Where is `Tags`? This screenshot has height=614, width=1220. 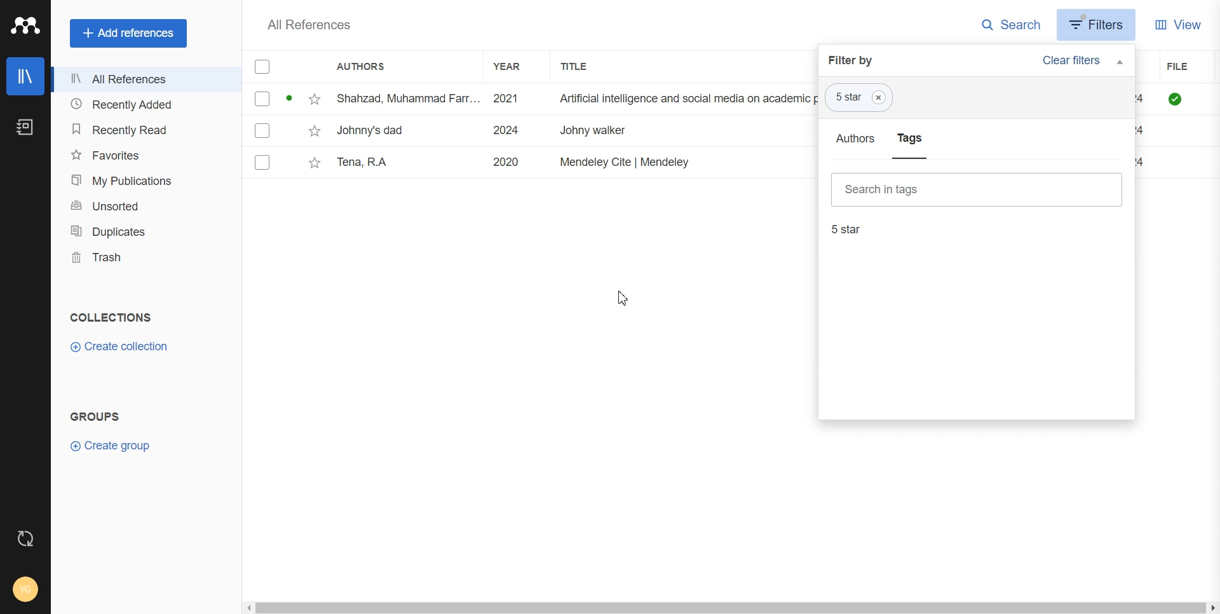 Tags is located at coordinates (912, 137).